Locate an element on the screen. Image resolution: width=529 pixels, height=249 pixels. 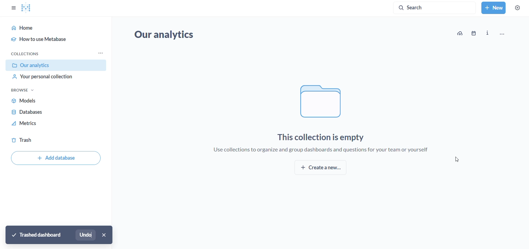
our analytics is located at coordinates (57, 66).